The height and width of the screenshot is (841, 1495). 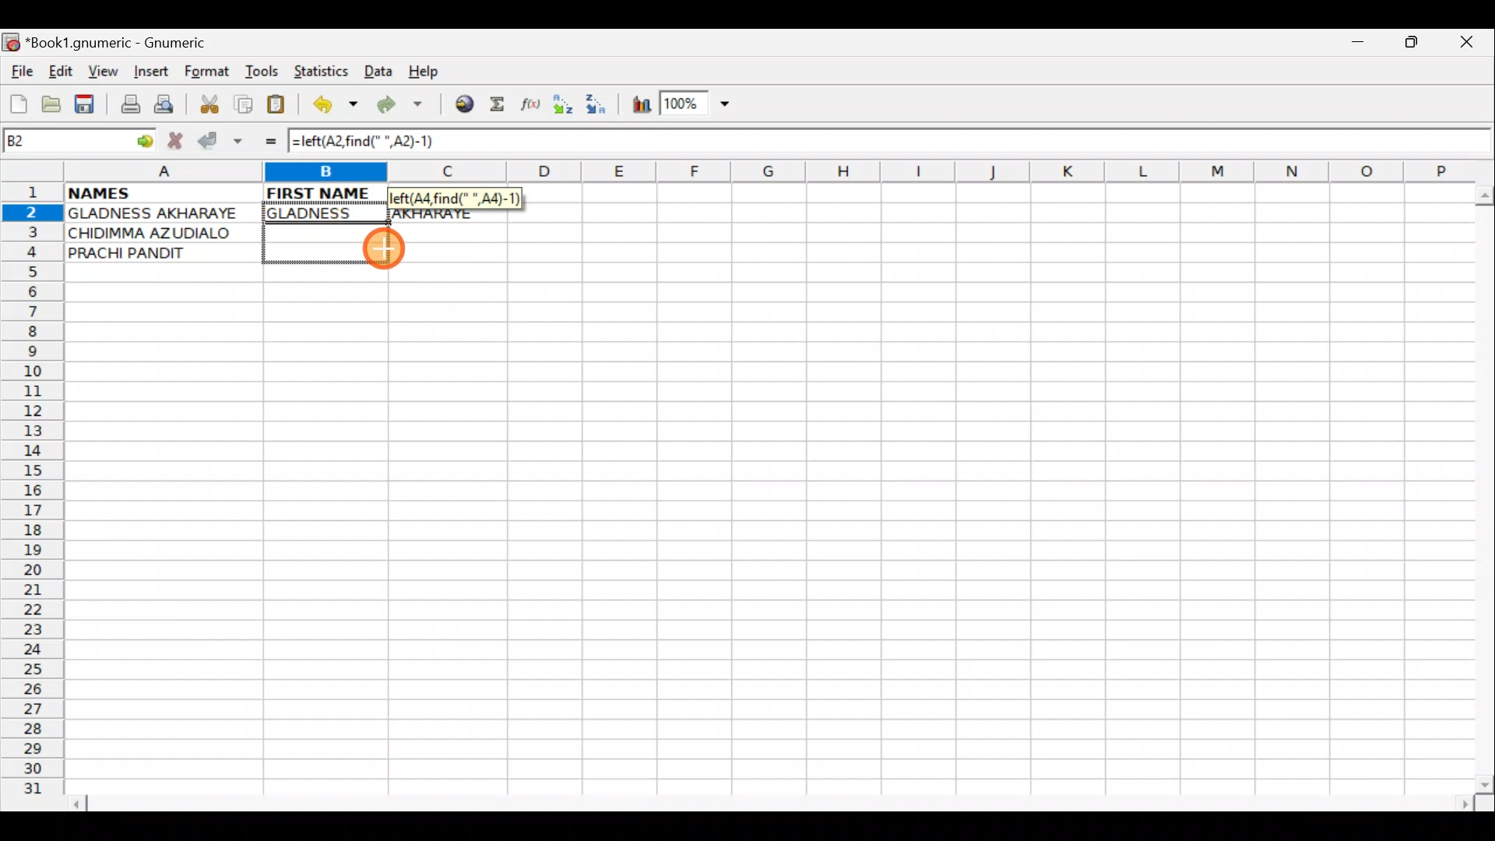 I want to click on Formula bar, so click(x=978, y=146).